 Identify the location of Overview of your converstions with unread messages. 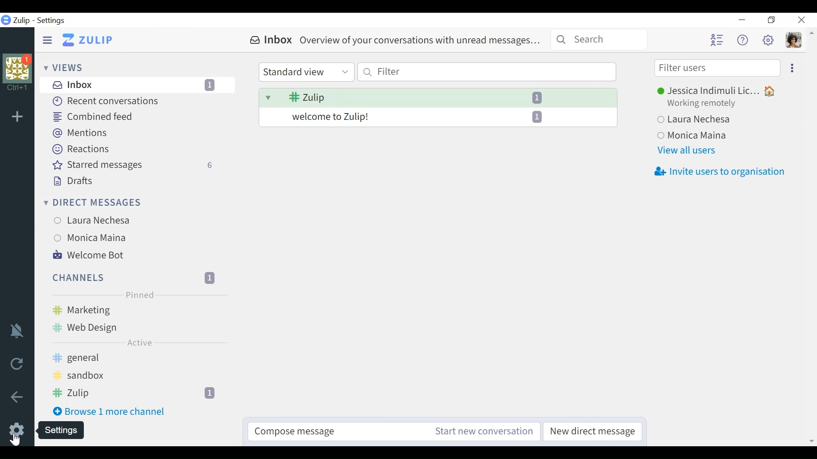
(438, 118).